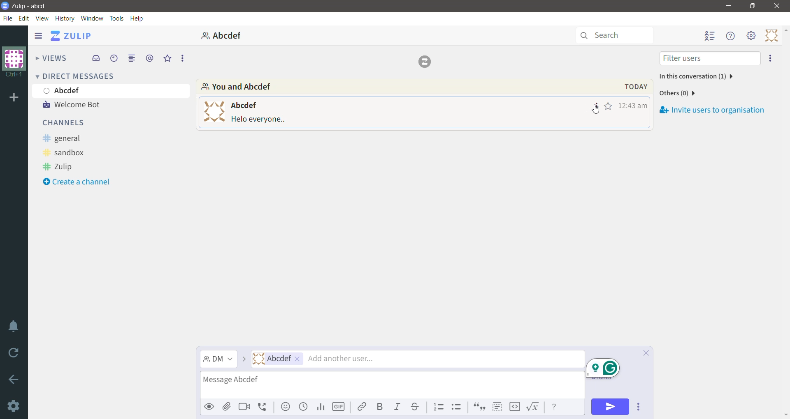  I want to click on Message Formatting, so click(556, 407).